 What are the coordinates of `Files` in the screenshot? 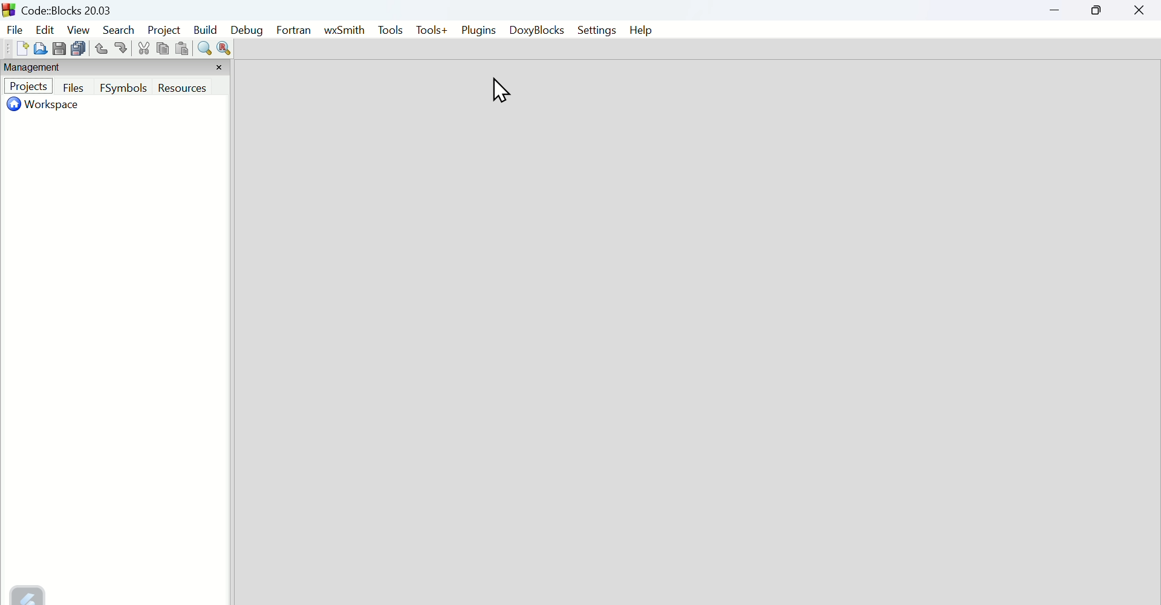 It's located at (76, 88).